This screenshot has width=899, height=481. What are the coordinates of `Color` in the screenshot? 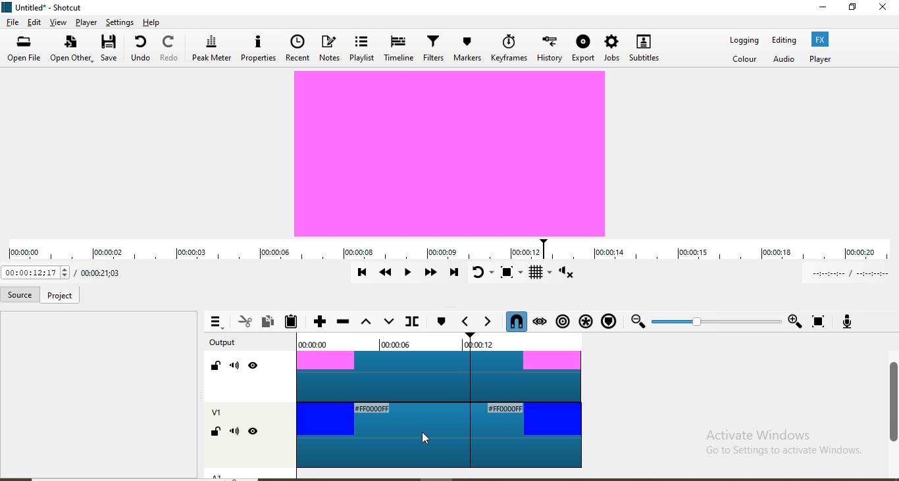 It's located at (744, 59).